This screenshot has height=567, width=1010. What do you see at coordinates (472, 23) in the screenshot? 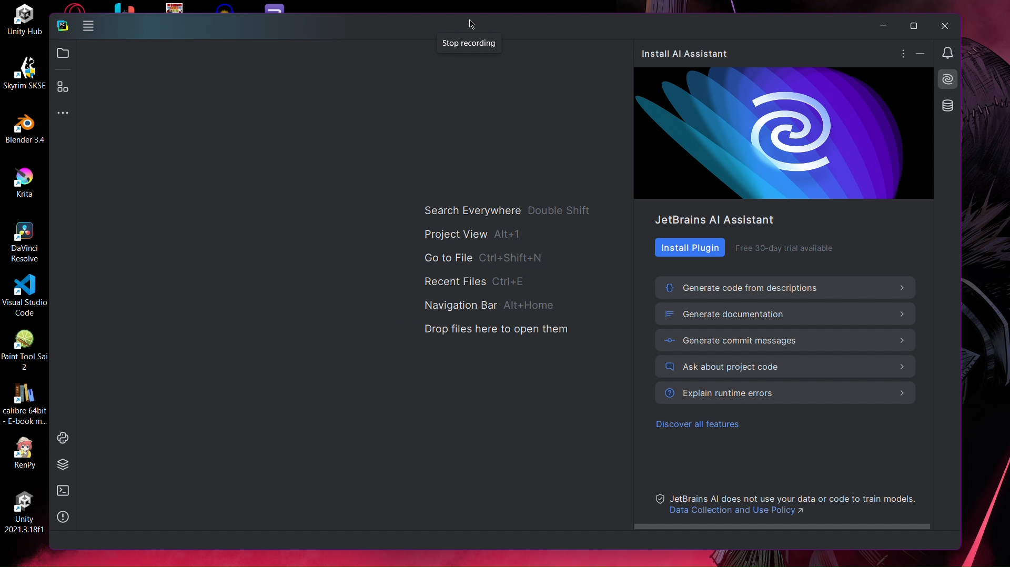
I see `Cursor` at bounding box center [472, 23].